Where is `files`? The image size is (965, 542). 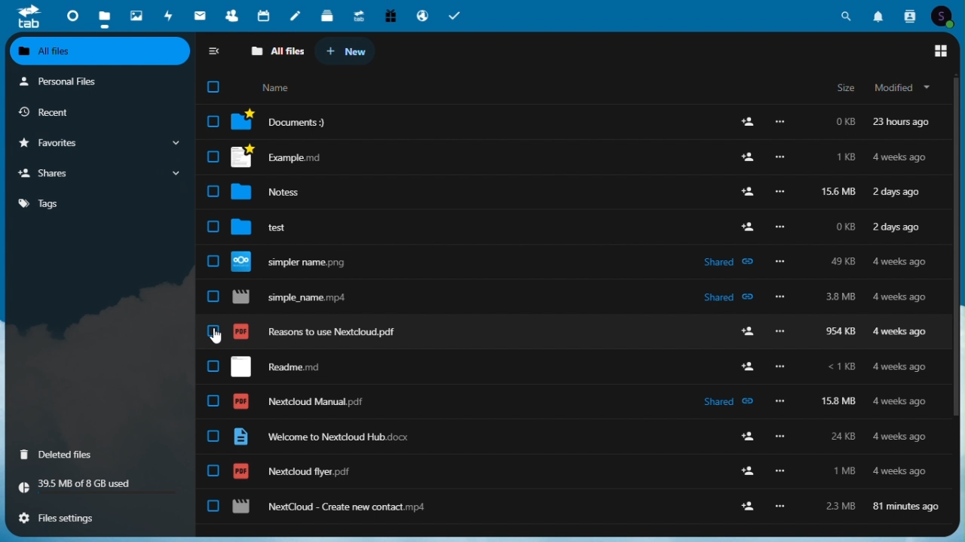
files is located at coordinates (105, 16).